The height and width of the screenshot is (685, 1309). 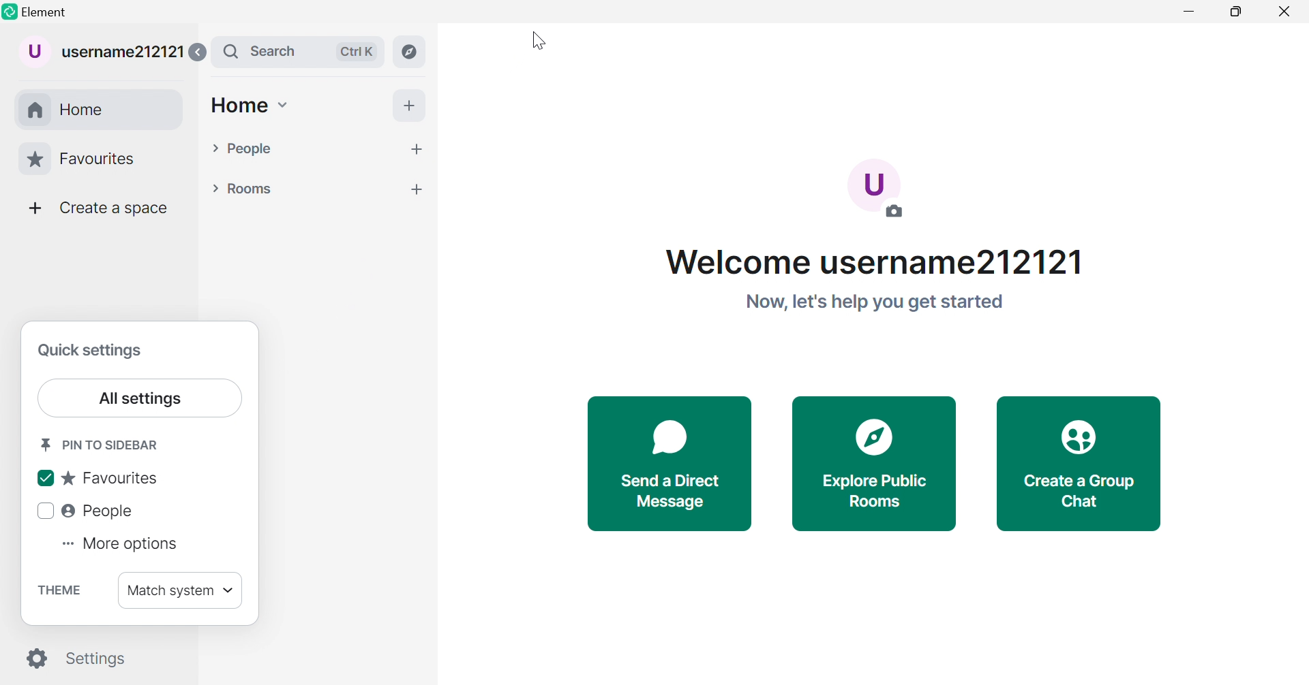 I want to click on more, so click(x=416, y=149).